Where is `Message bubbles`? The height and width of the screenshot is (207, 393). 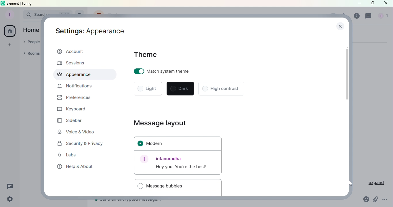
Message bubbles is located at coordinates (178, 186).